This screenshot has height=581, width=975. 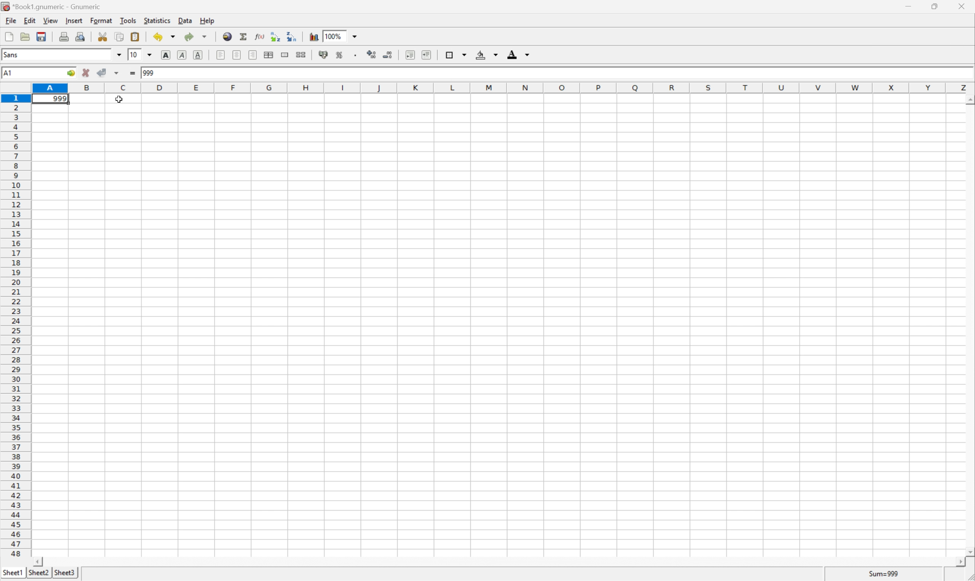 I want to click on save current workbook, so click(x=42, y=36).